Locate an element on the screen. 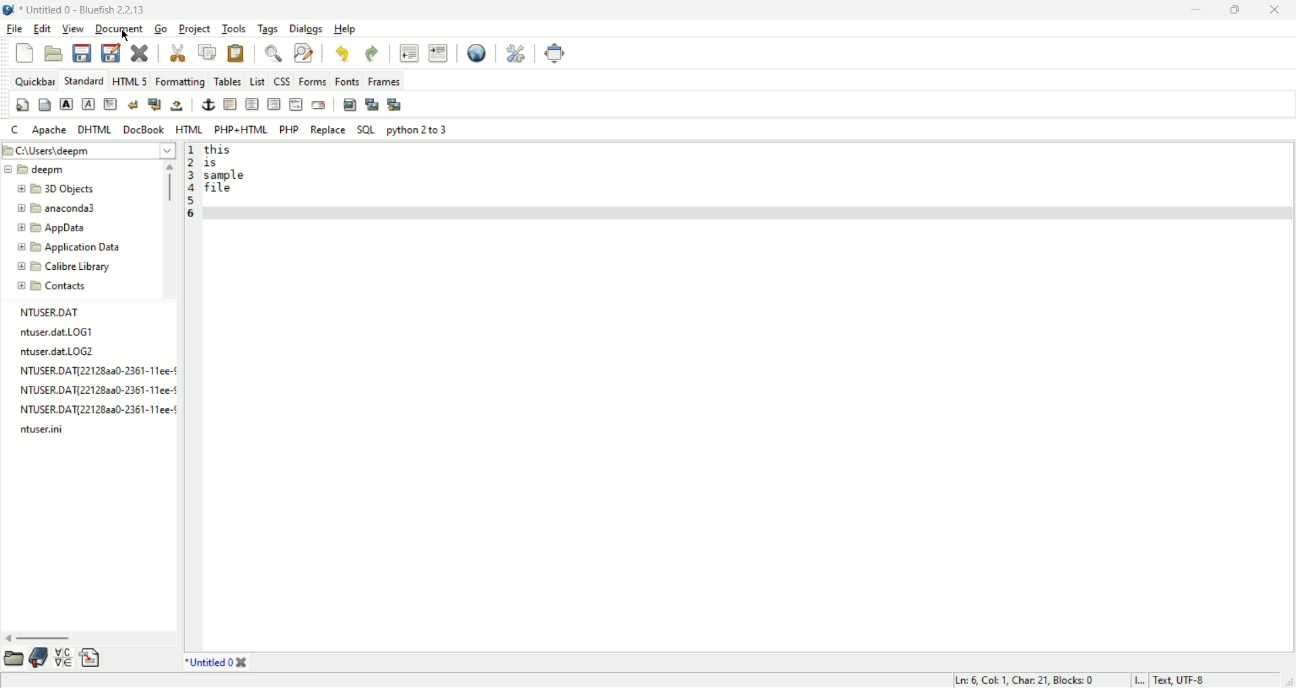 The width and height of the screenshot is (1296, 688). new is located at coordinates (24, 53).